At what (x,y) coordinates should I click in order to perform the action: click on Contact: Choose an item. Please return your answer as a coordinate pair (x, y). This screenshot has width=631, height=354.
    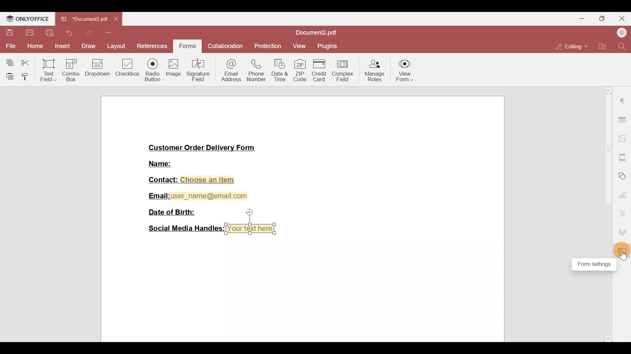
    Looking at the image, I should click on (191, 179).